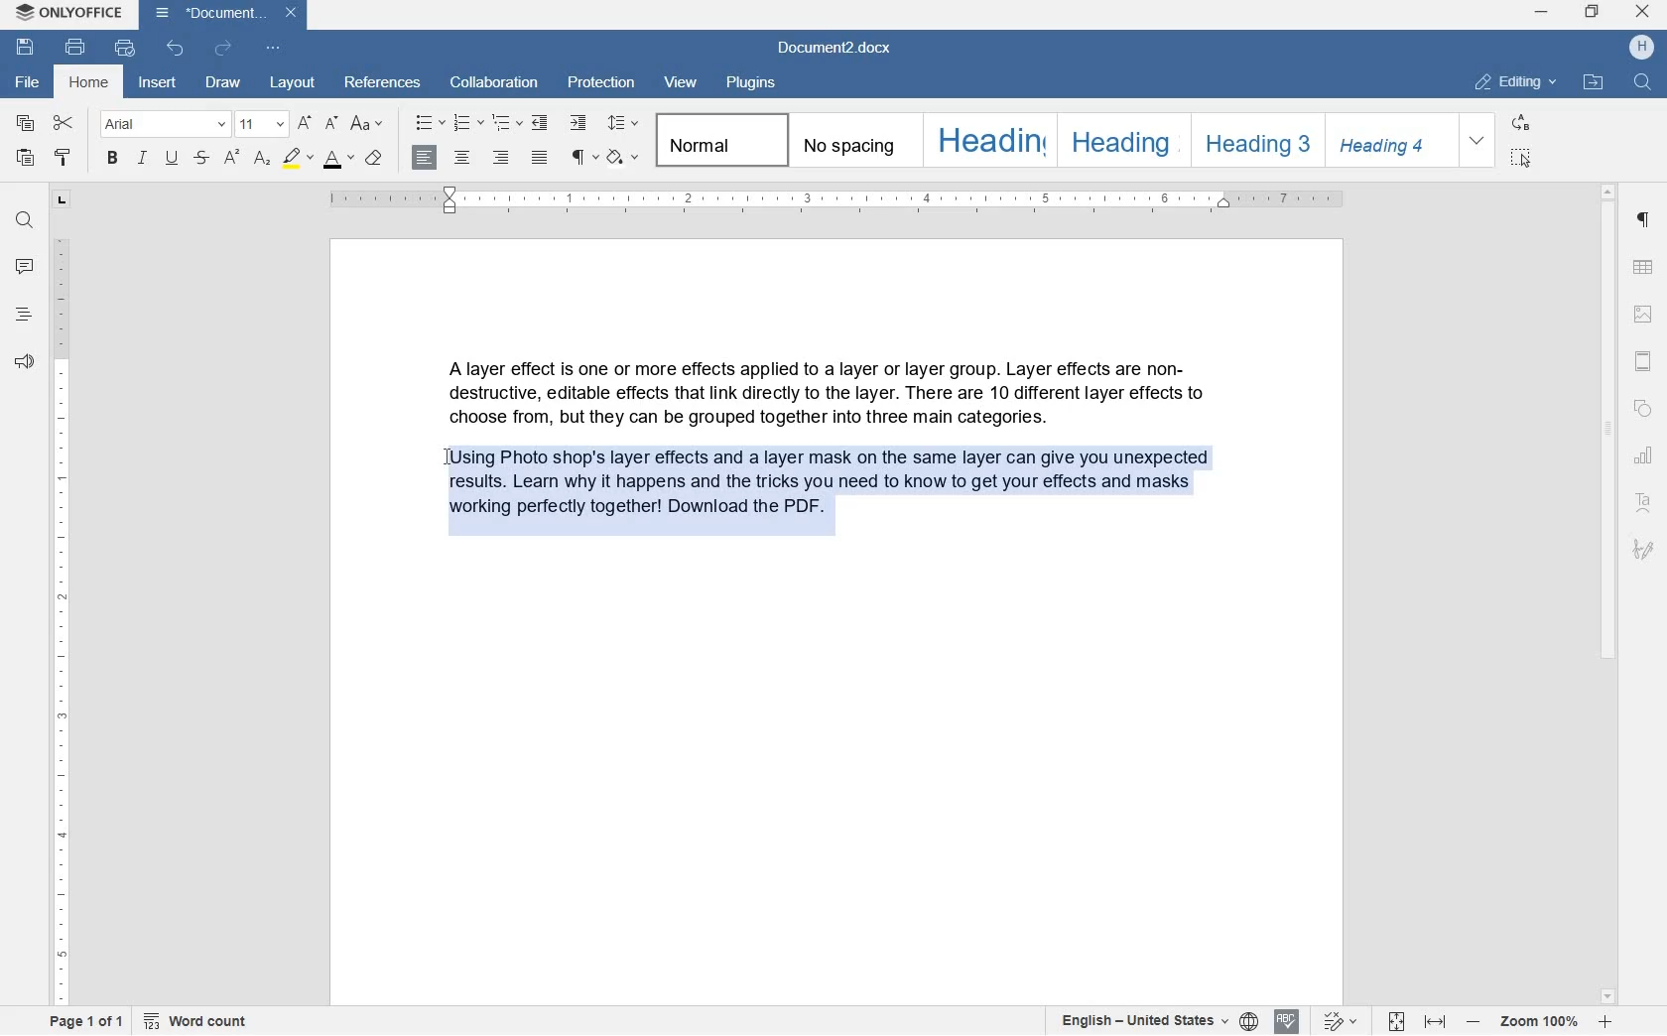  Describe the element at coordinates (625, 156) in the screenshot. I see `SHADING` at that location.